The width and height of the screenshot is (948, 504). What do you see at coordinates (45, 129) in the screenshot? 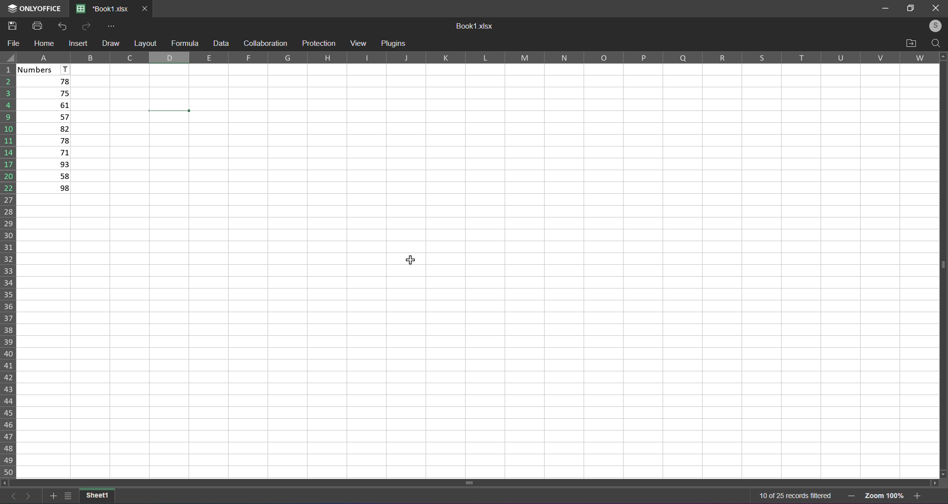
I see `82` at bounding box center [45, 129].